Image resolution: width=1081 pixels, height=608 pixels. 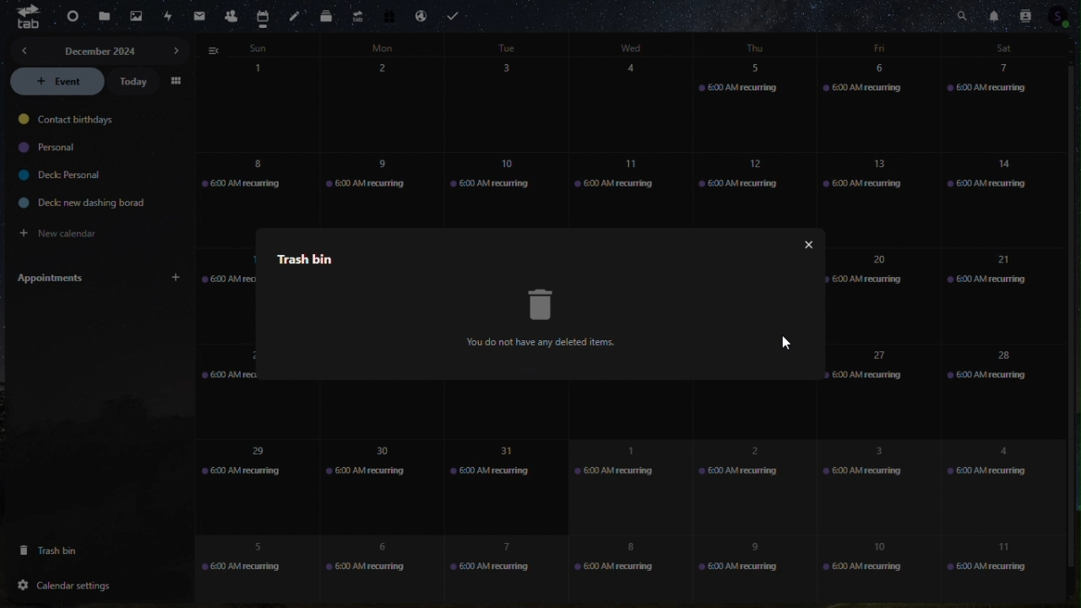 I want to click on 9, so click(x=378, y=178).